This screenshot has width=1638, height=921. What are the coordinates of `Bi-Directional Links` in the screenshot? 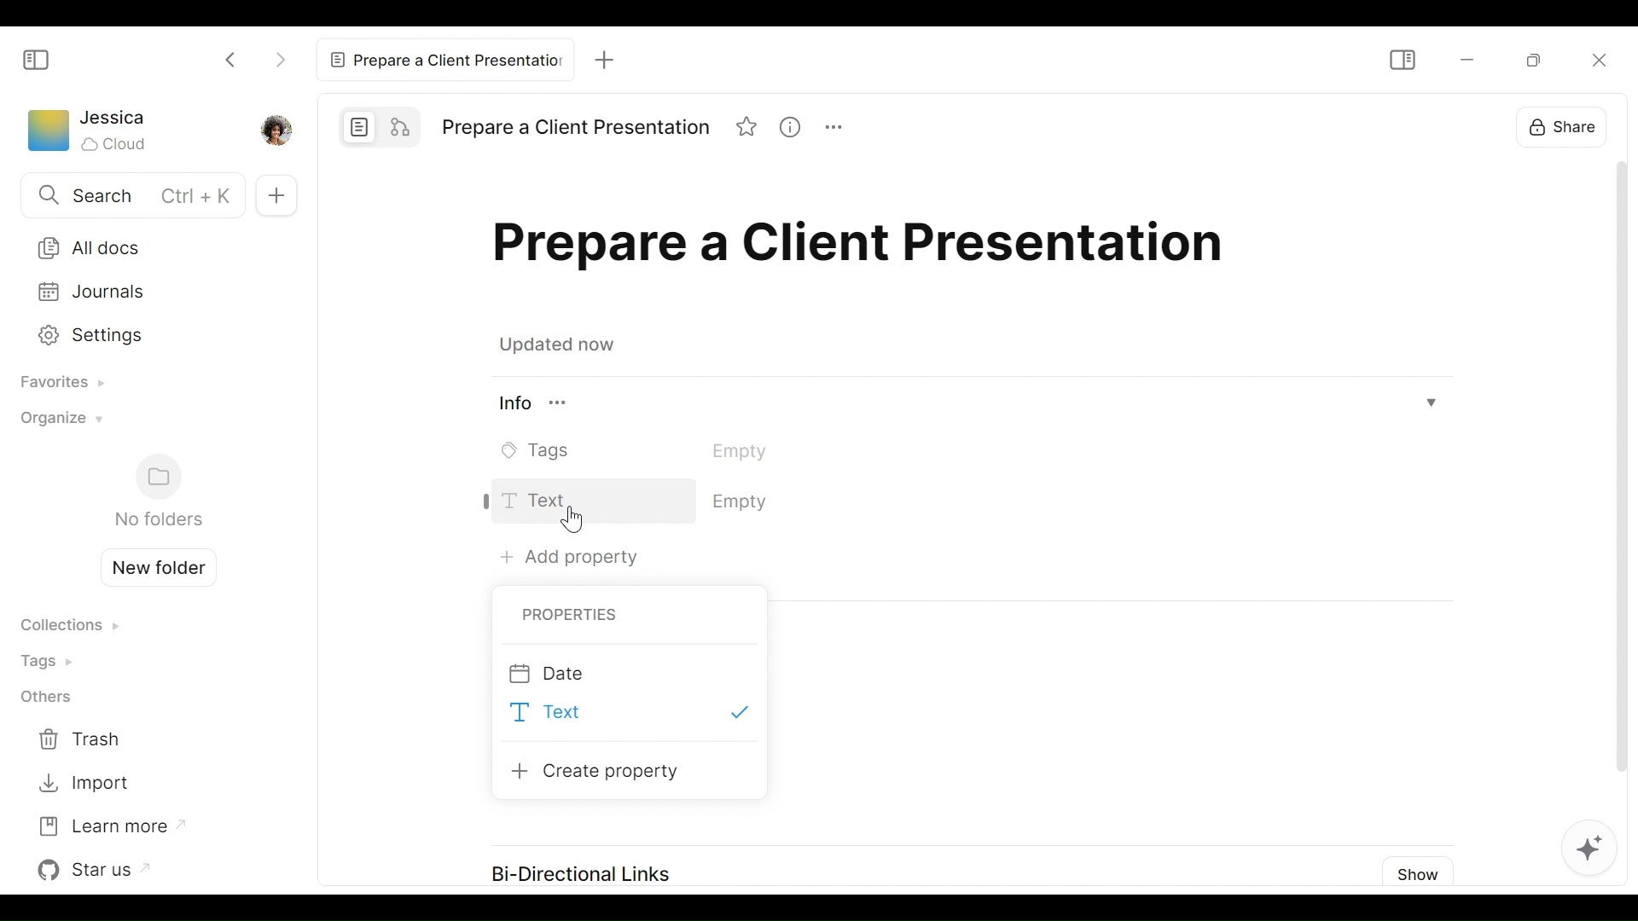 It's located at (614, 875).